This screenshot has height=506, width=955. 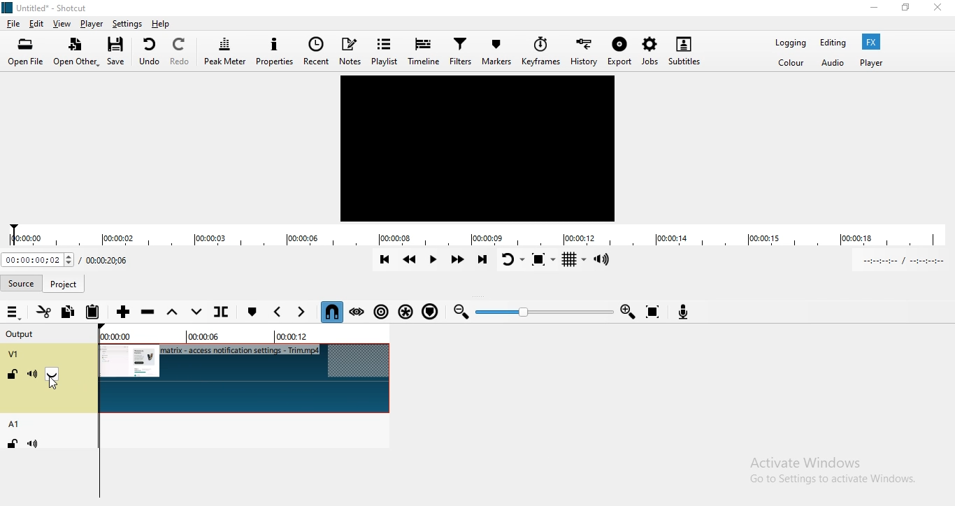 What do you see at coordinates (107, 261) in the screenshot?
I see `total duration` at bounding box center [107, 261].